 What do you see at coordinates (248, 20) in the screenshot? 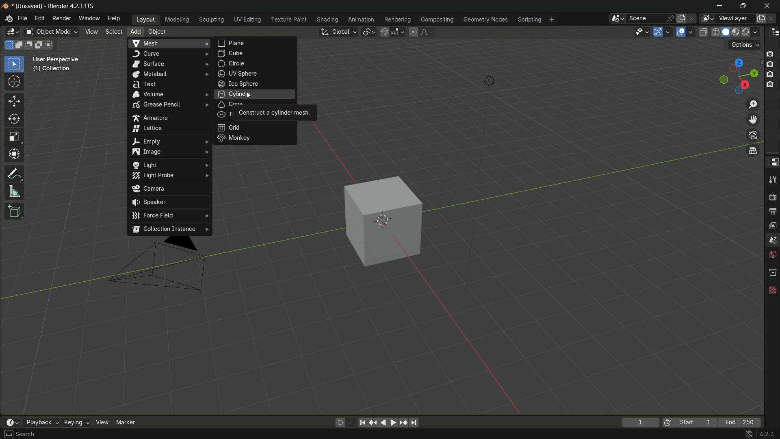
I see `uv editing menu` at bounding box center [248, 20].